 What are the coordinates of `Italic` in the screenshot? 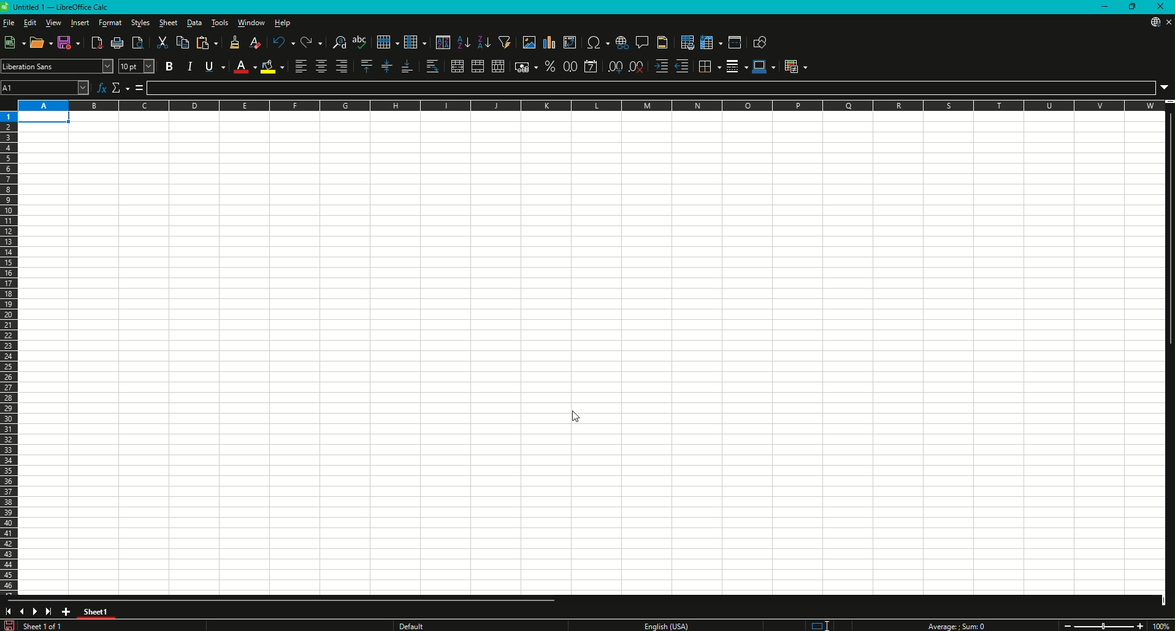 It's located at (189, 66).